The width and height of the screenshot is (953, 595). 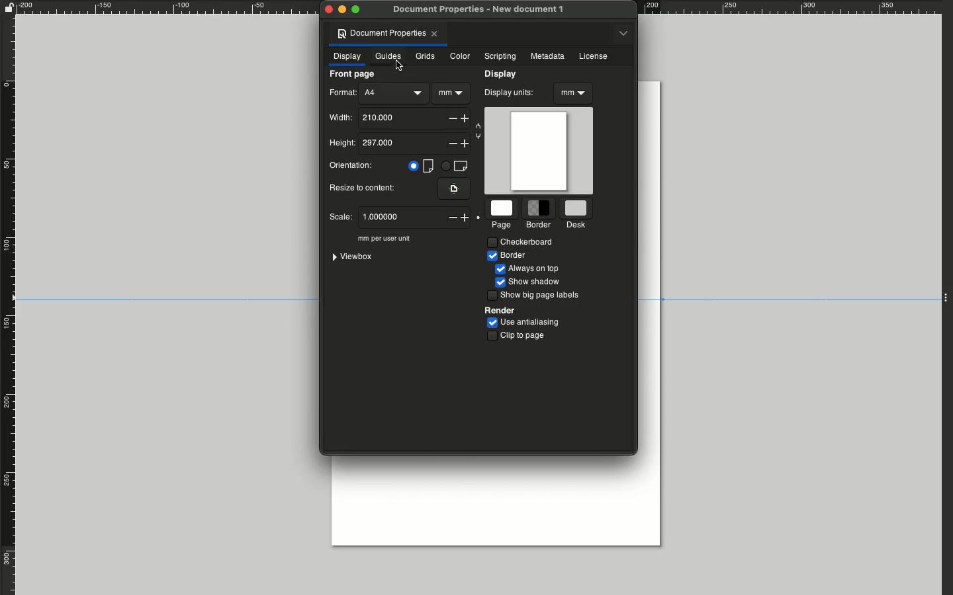 I want to click on Metadata, so click(x=548, y=57).